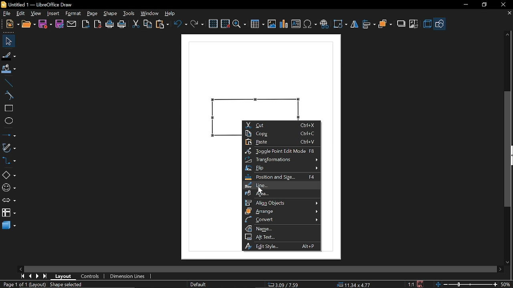 Image resolution: width=513 pixels, height=288 pixels. What do you see at coordinates (22, 268) in the screenshot?
I see `Move left` at bounding box center [22, 268].